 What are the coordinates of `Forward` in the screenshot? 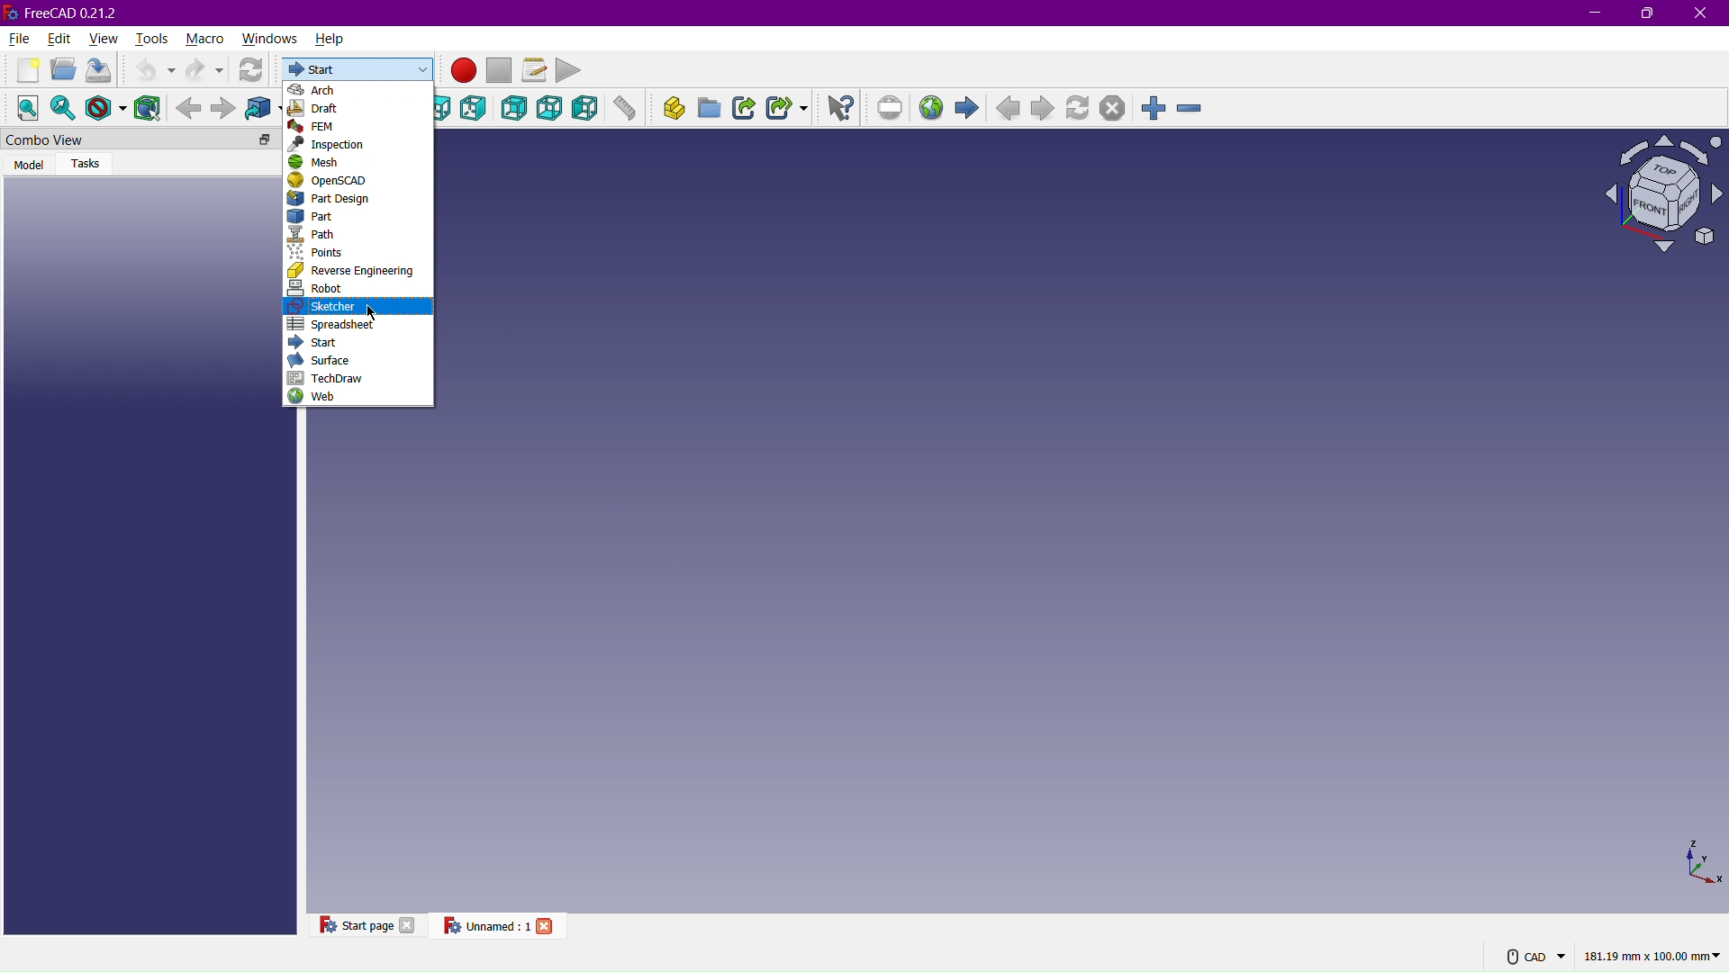 It's located at (224, 106).